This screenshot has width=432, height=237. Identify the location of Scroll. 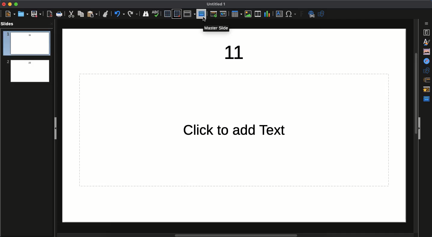
(414, 125).